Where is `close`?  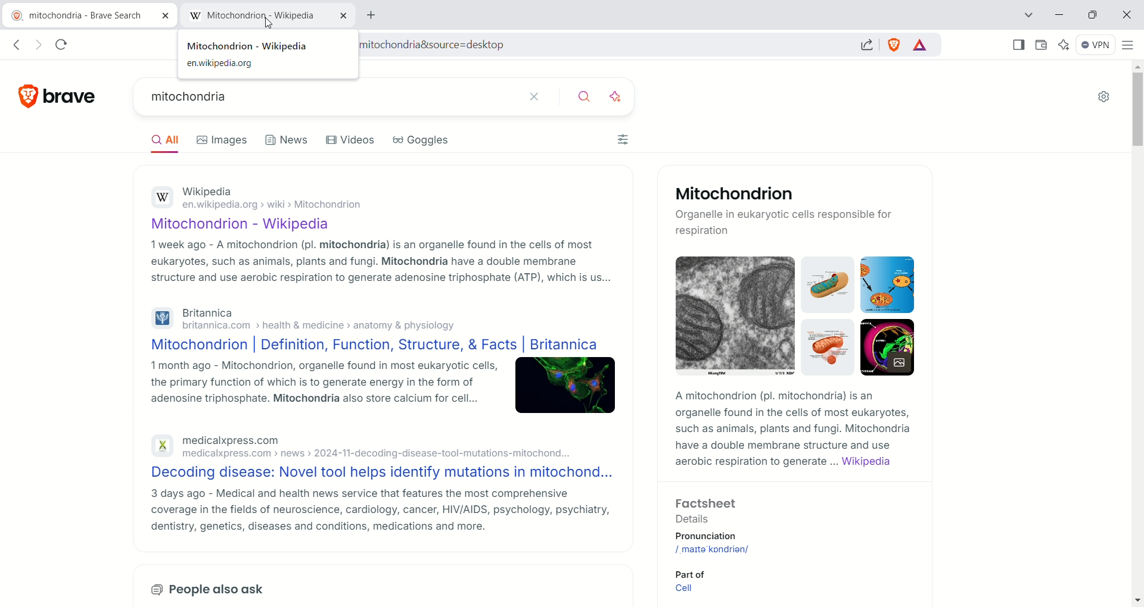 close is located at coordinates (164, 15).